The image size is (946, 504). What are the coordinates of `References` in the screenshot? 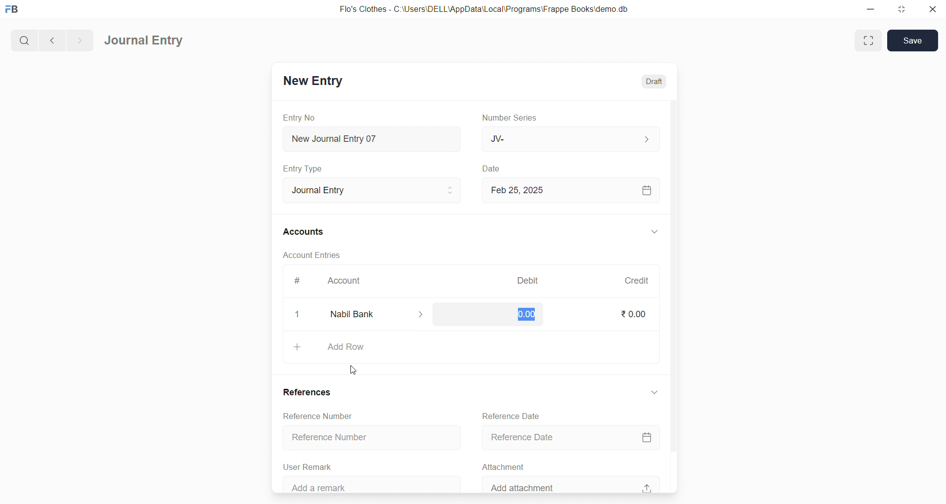 It's located at (310, 392).